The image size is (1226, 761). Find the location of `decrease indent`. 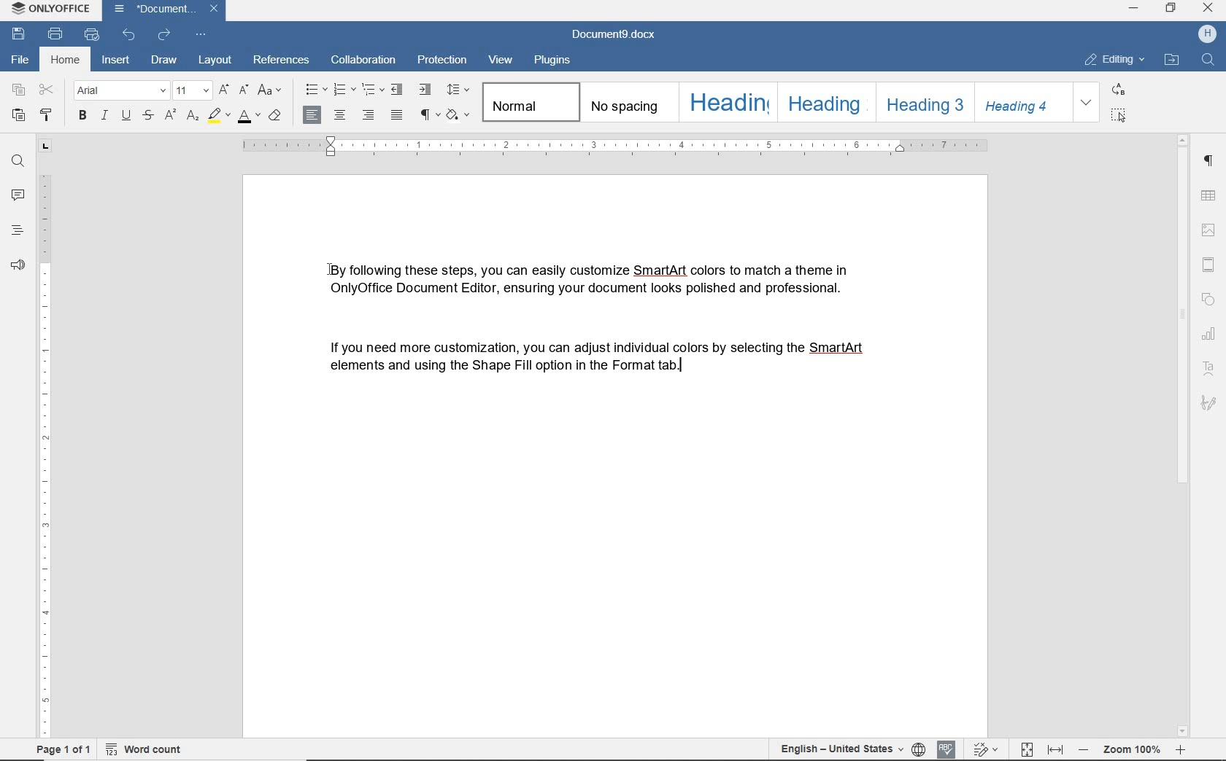

decrease indent is located at coordinates (398, 89).